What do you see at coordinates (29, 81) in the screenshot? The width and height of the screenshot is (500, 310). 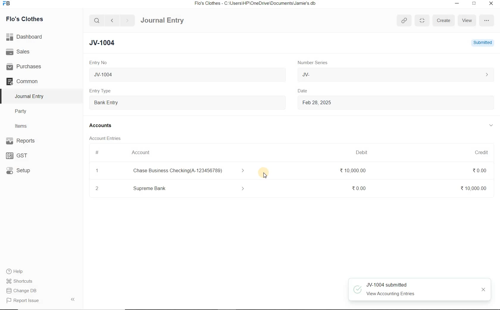 I see `Common` at bounding box center [29, 81].